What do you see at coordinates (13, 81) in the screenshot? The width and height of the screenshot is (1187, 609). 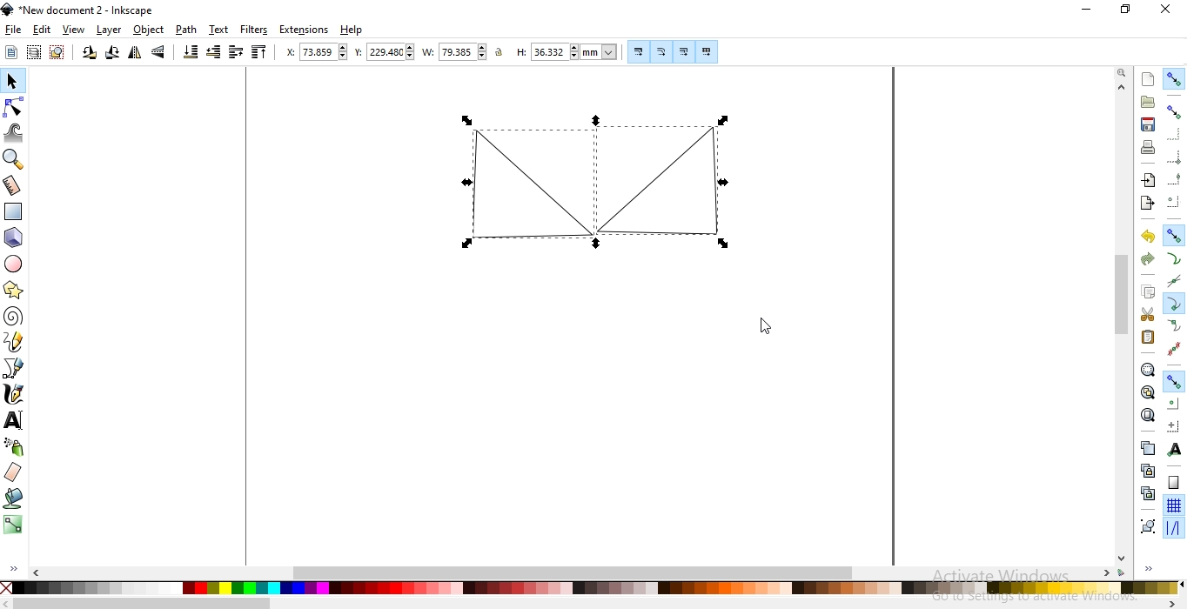 I see `select and transform objects` at bounding box center [13, 81].